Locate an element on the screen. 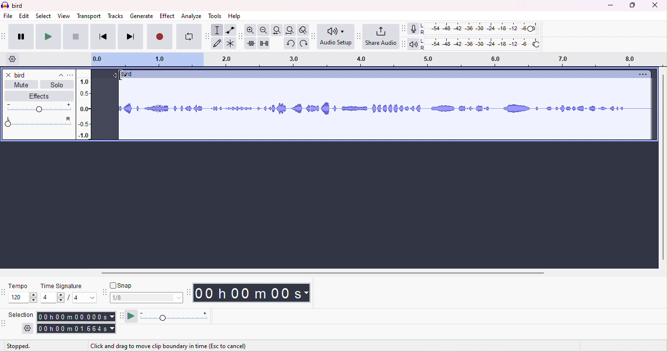 The width and height of the screenshot is (667, 352). snap is located at coordinates (124, 285).